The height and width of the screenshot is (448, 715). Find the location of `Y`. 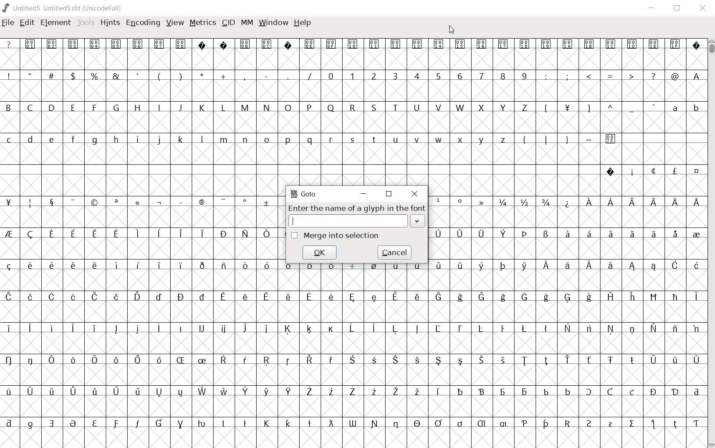

Y is located at coordinates (502, 107).